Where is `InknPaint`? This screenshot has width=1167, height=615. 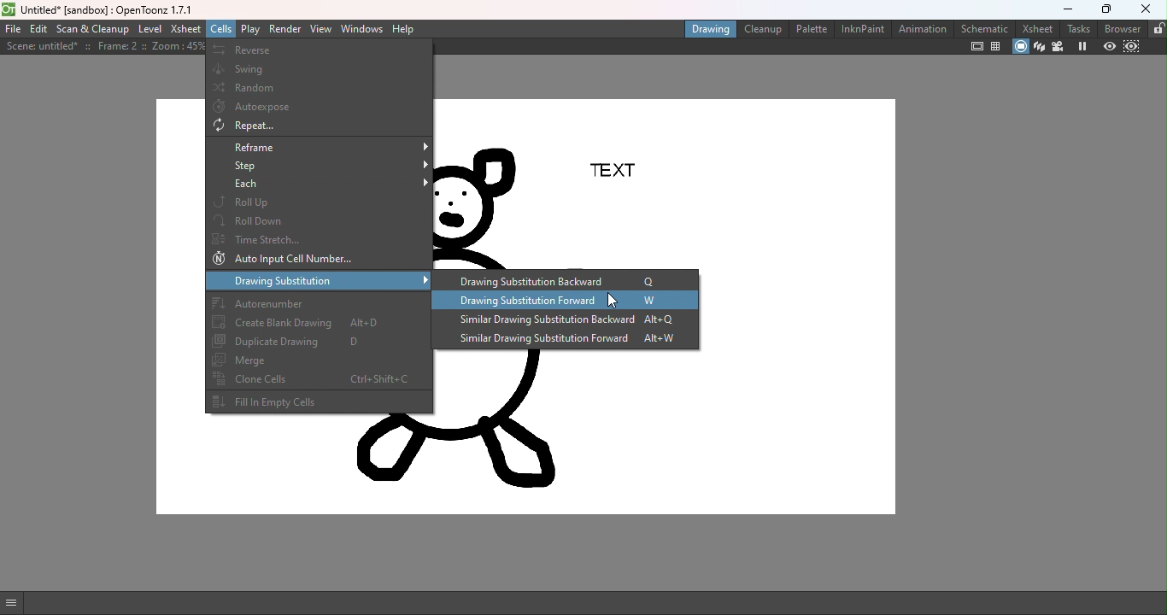
InknPaint is located at coordinates (860, 30).